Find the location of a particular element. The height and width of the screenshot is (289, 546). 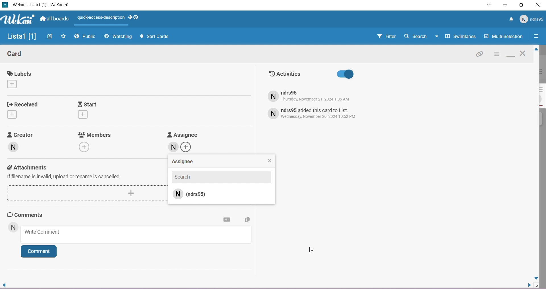

Favourites is located at coordinates (64, 36).